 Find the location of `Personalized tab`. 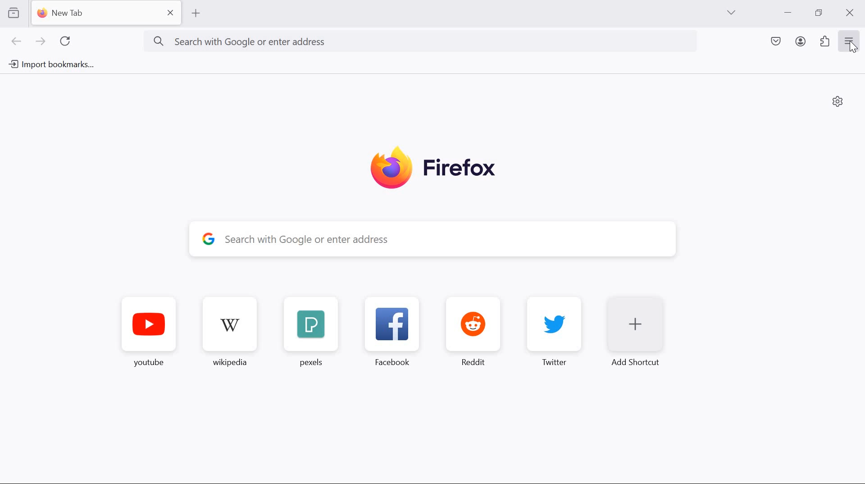

Personalized tab is located at coordinates (838, 100).